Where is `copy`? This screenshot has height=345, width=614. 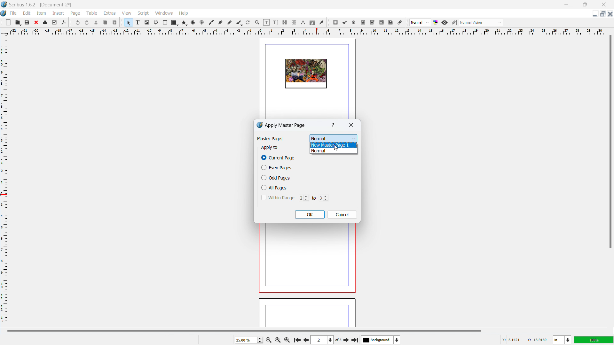 copy is located at coordinates (106, 22).